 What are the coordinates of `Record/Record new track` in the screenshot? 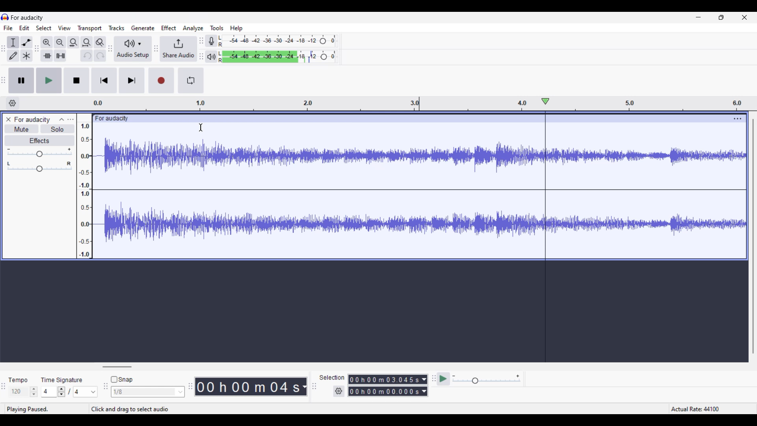 It's located at (161, 80).